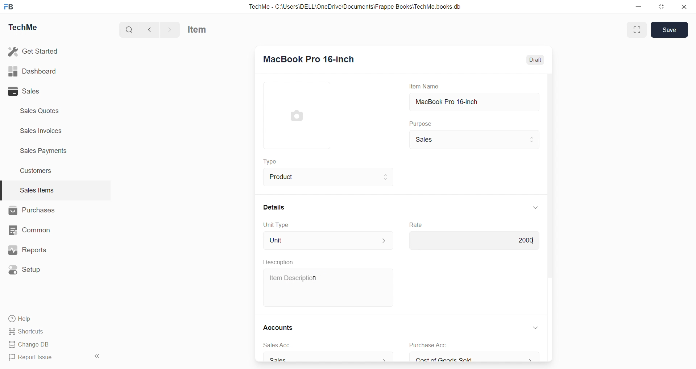  Describe the element at coordinates (638, 6) in the screenshot. I see `minimize` at that location.